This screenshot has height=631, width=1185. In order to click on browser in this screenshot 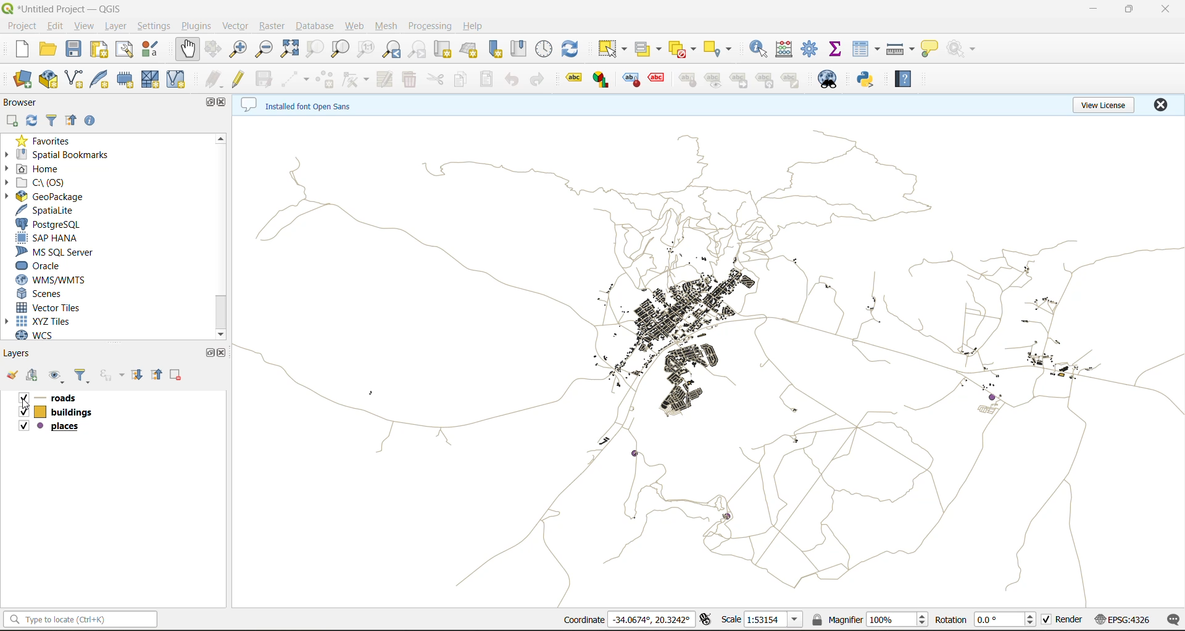, I will do `click(25, 104)`.